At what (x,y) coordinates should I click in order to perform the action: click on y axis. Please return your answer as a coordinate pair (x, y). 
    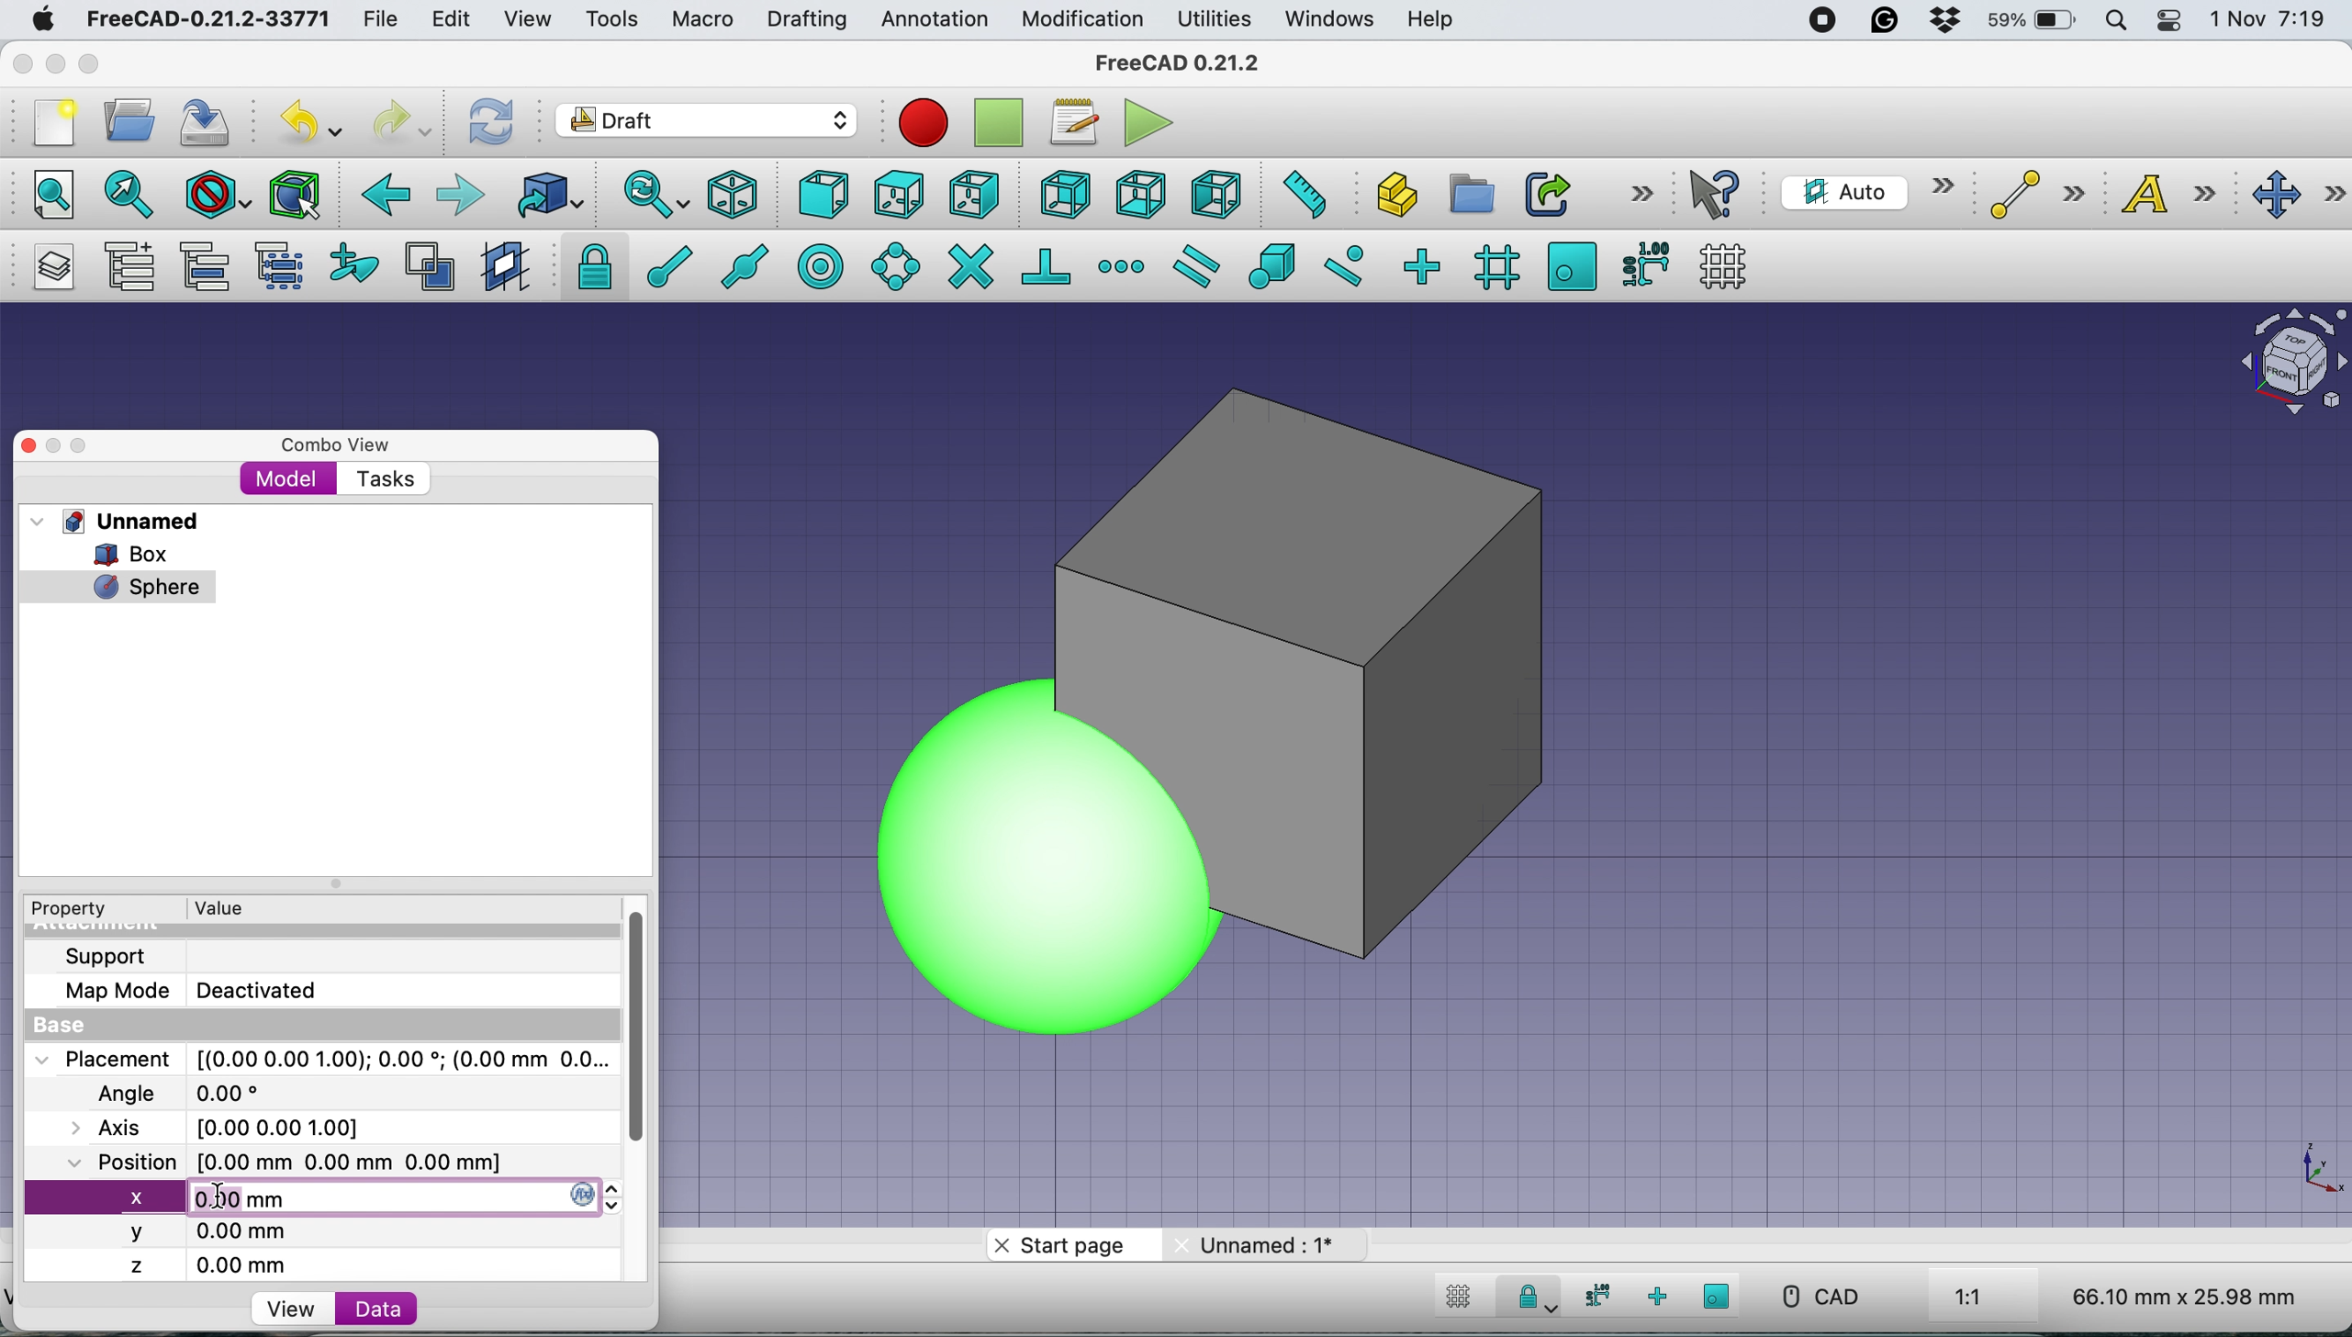
    Looking at the image, I should click on (211, 1233).